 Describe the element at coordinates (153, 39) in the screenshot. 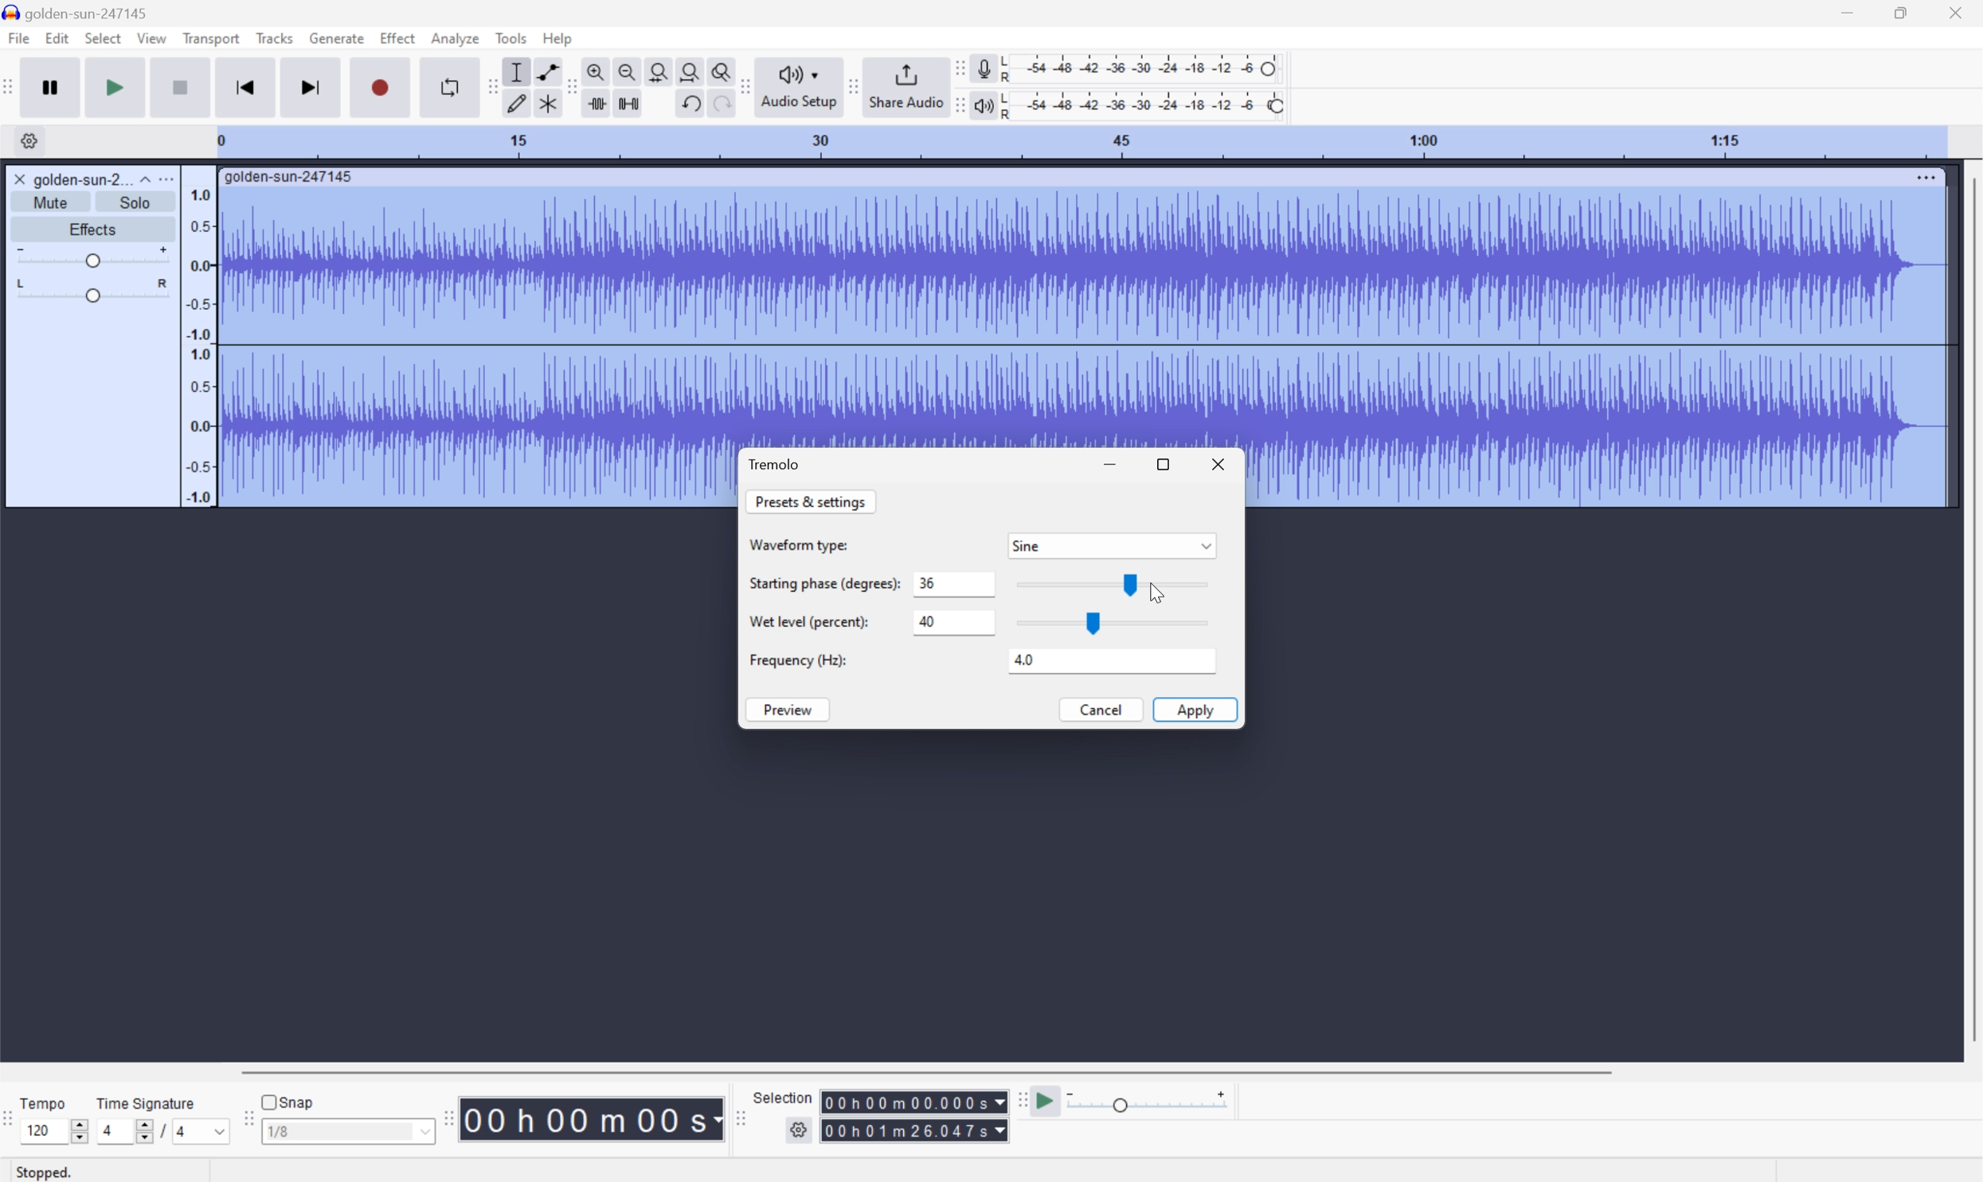

I see `View` at that location.